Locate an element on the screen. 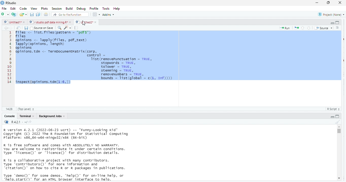  close is located at coordinates (71, 22).